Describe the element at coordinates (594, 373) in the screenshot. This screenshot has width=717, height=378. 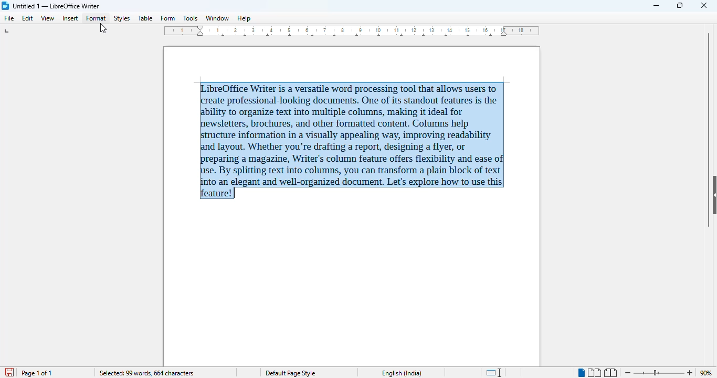
I see `multi-page view` at that location.